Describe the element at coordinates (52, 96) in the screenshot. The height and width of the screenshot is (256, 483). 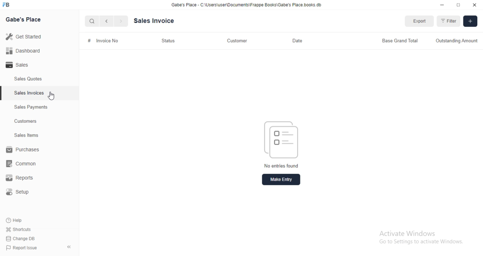
I see `Cursor` at that location.